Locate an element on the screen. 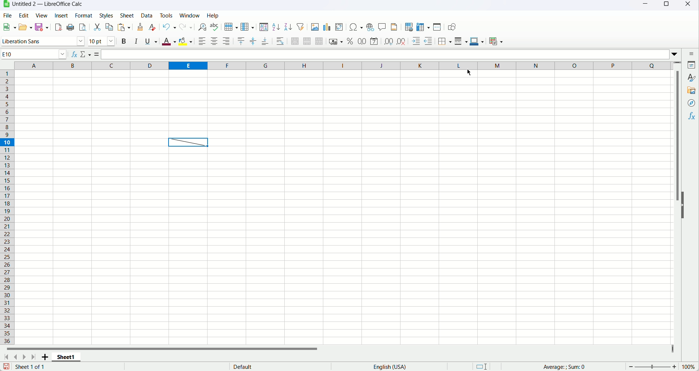 This screenshot has width=699, height=371. Spelling is located at coordinates (215, 27).